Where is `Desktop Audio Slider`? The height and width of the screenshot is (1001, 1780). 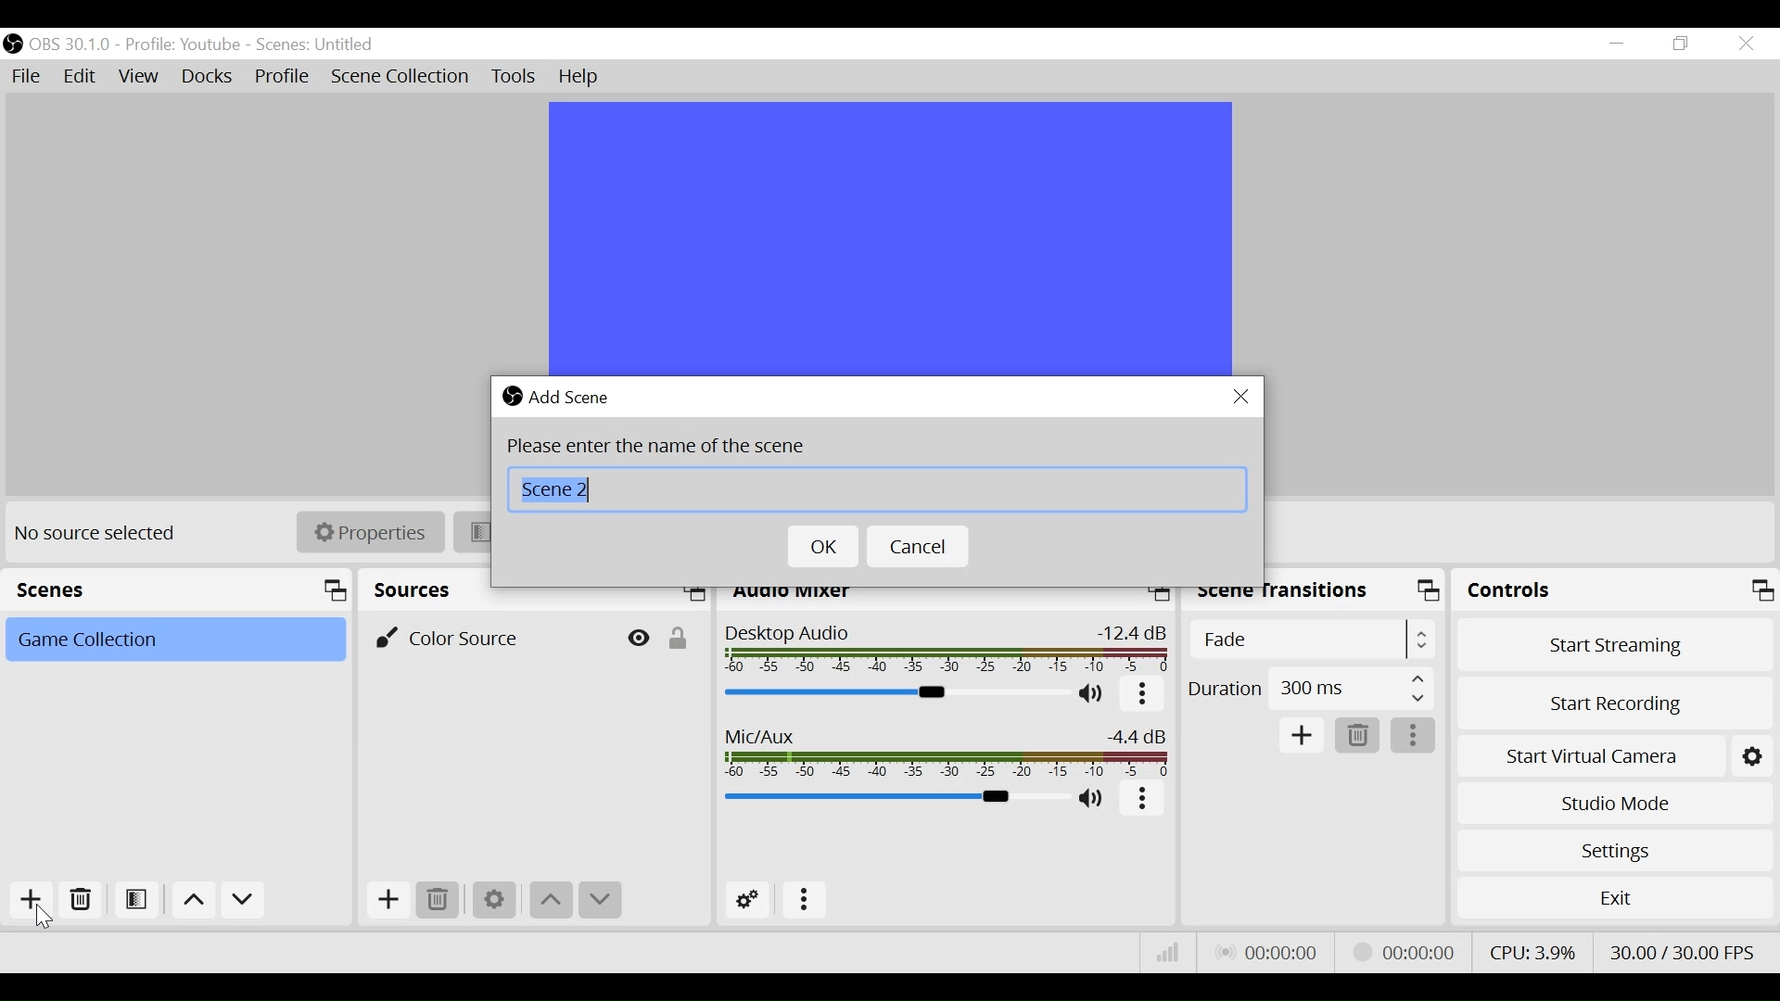
Desktop Audio Slider is located at coordinates (898, 693).